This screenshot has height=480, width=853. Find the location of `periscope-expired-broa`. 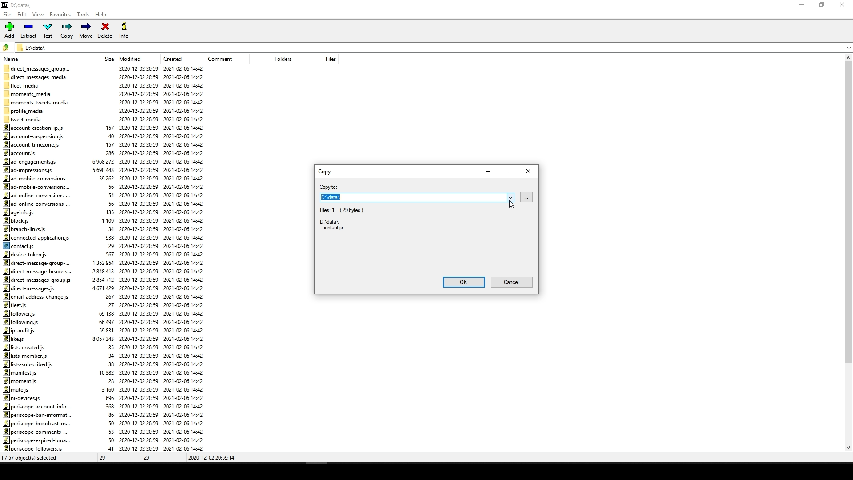

periscope-expired-broa is located at coordinates (37, 440).